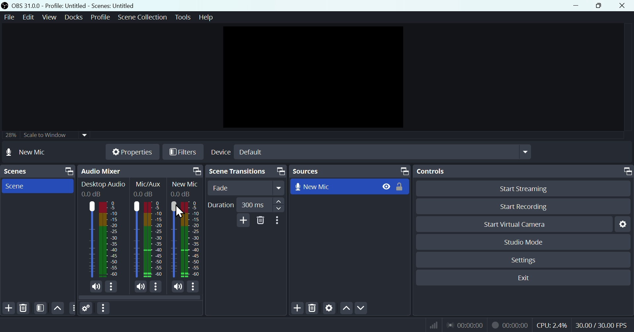 Image resolution: width=634 pixels, height=332 pixels. I want to click on Sources, so click(350, 171).